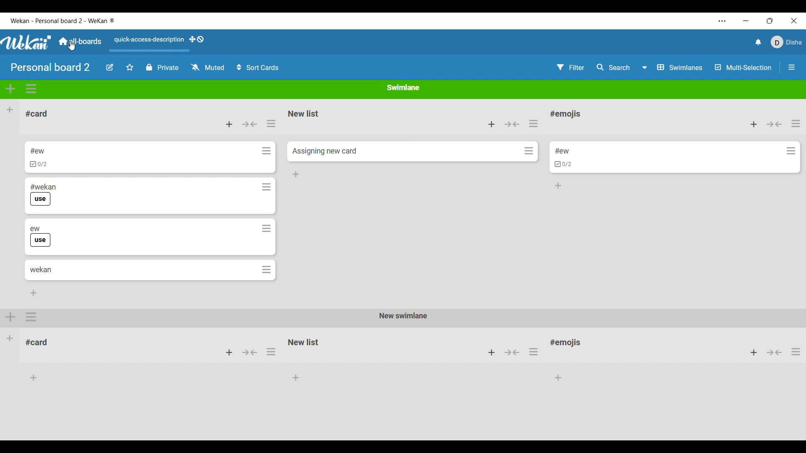  I want to click on Card name, so click(42, 269).